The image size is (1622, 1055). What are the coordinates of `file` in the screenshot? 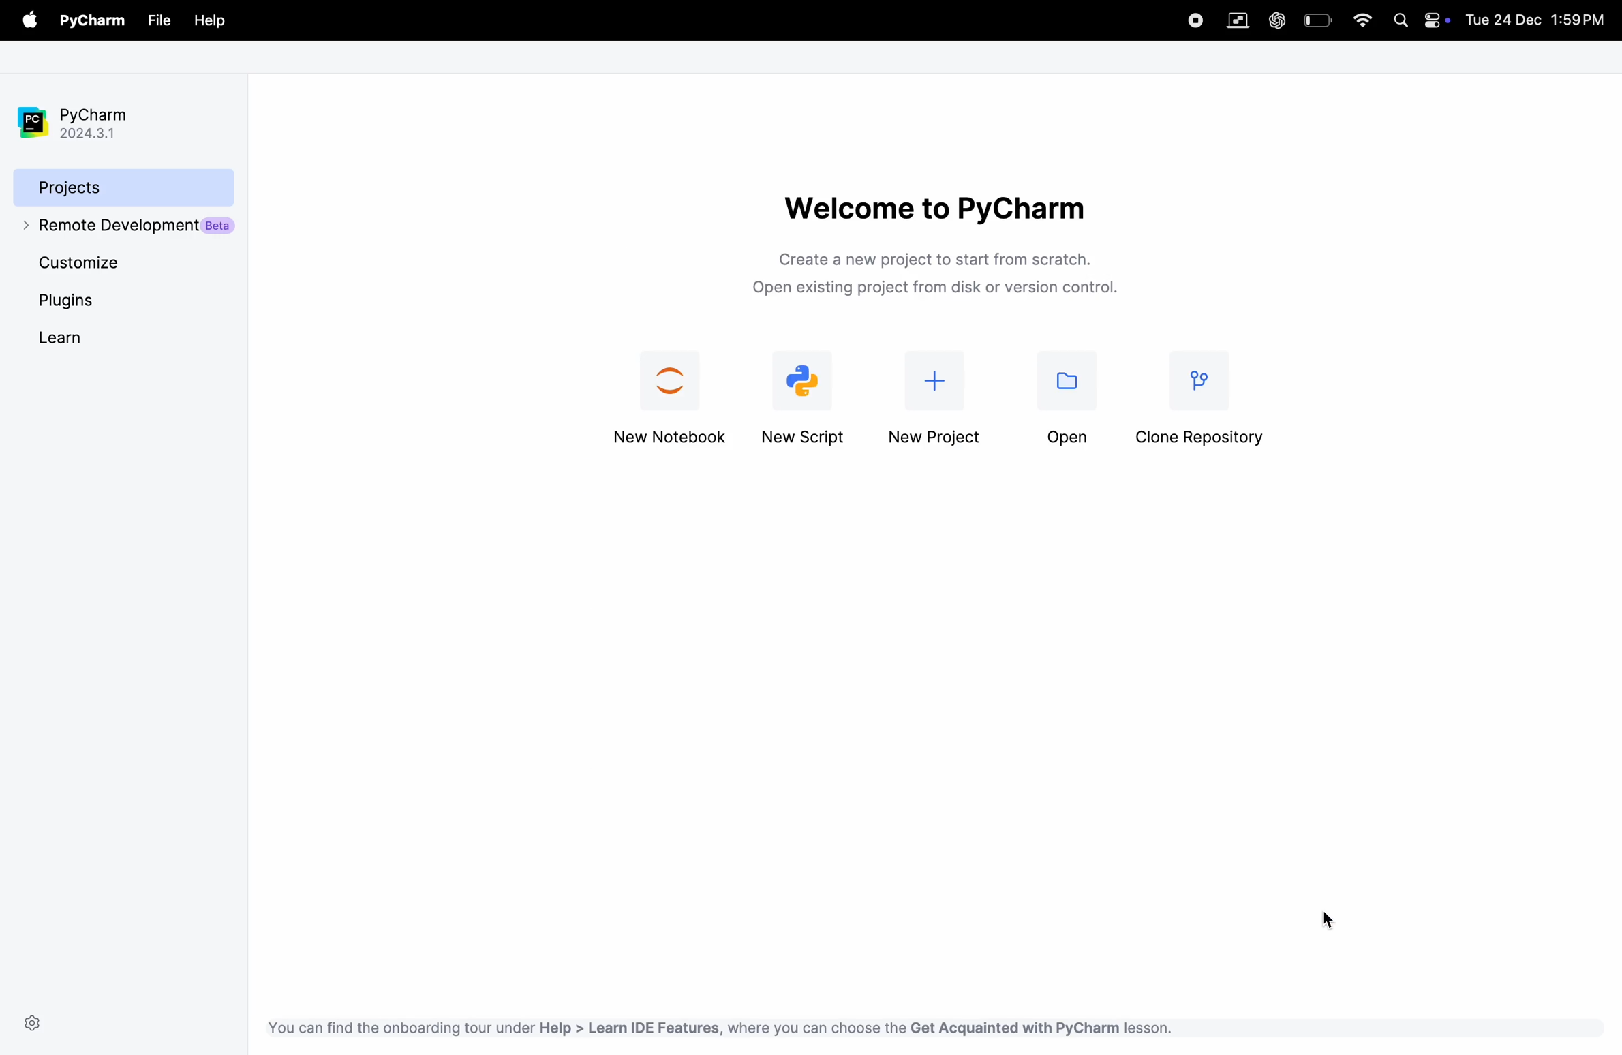 It's located at (159, 20).